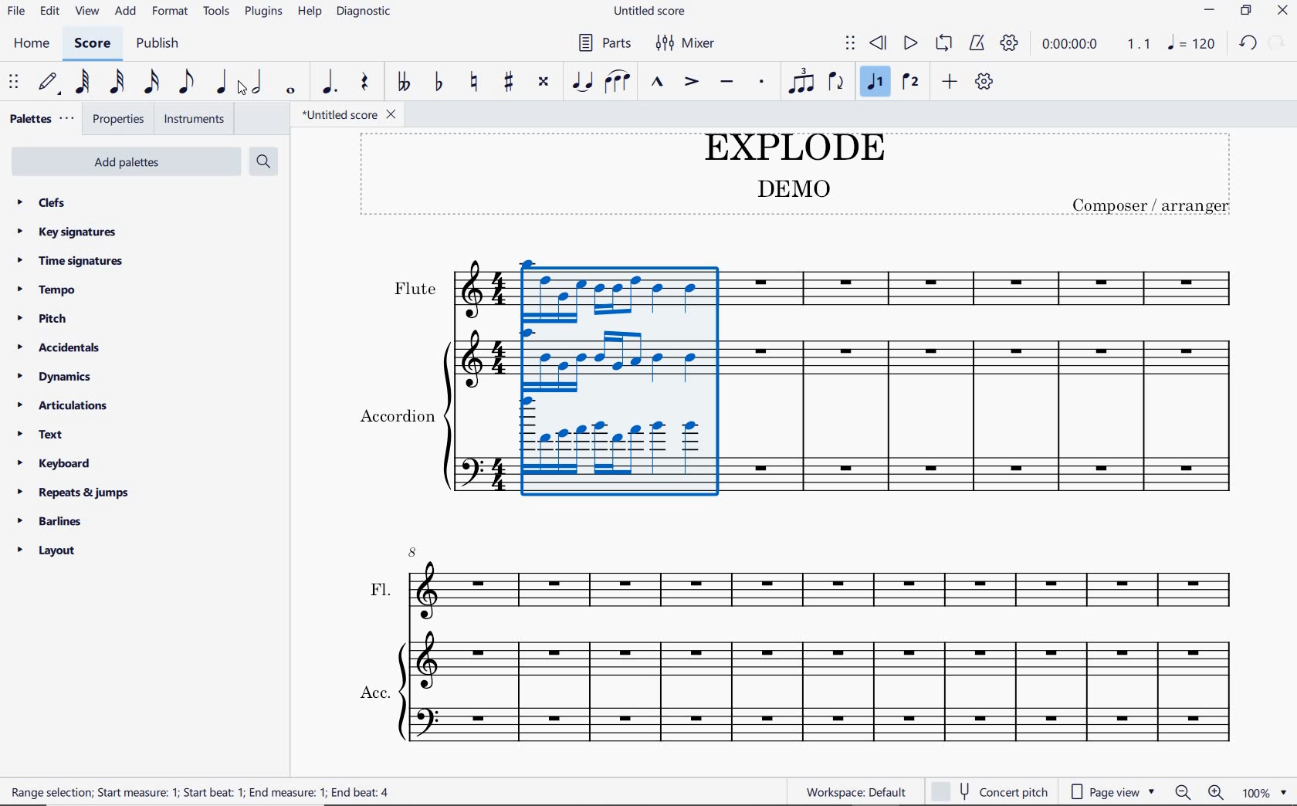  Describe the element at coordinates (124, 162) in the screenshot. I see `add palettes` at that location.